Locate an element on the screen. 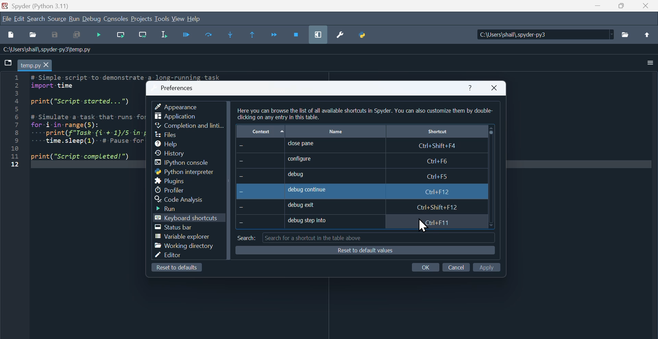 This screenshot has height=339, width=658. Maximise is located at coordinates (621, 7).